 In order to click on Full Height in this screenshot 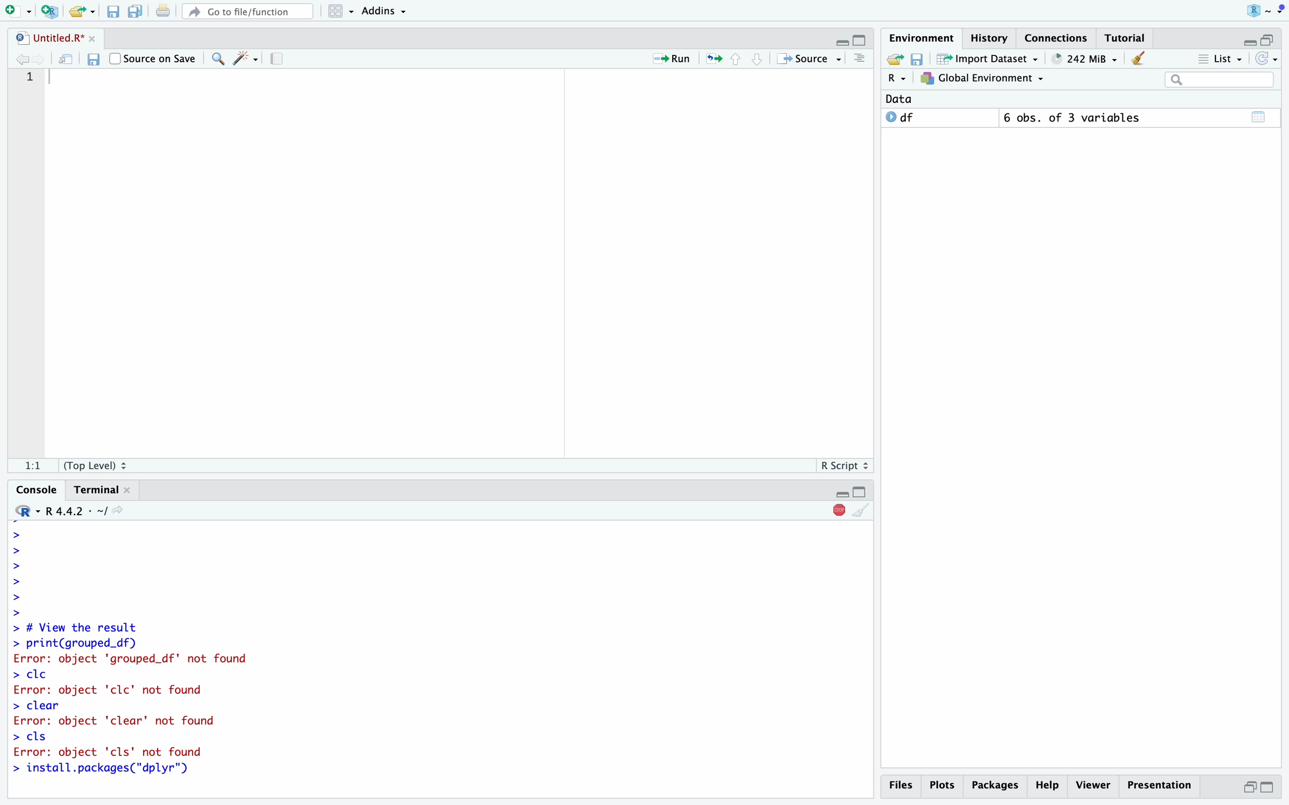, I will do `click(1269, 788)`.